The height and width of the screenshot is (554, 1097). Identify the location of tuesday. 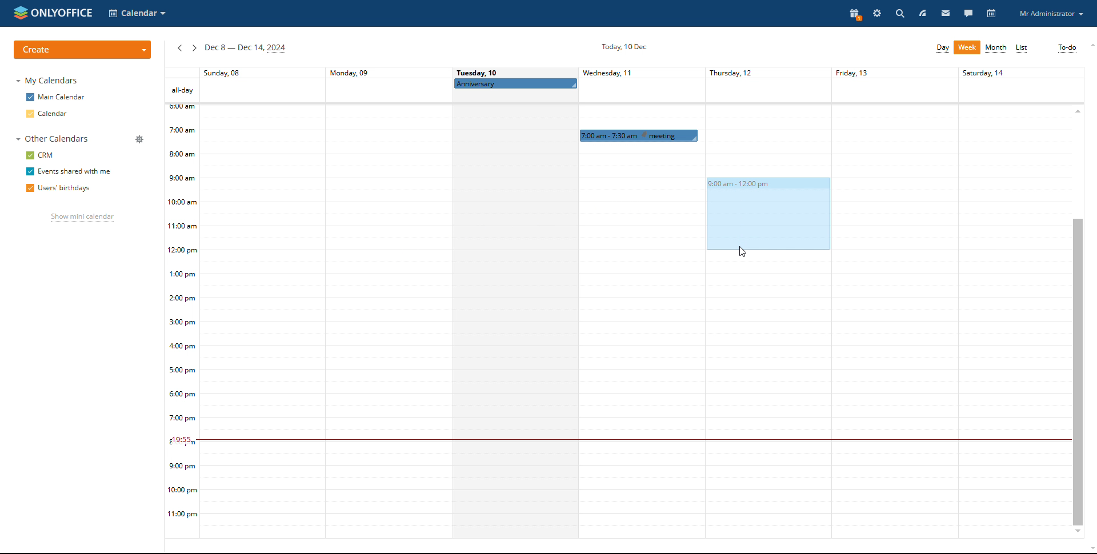
(514, 315).